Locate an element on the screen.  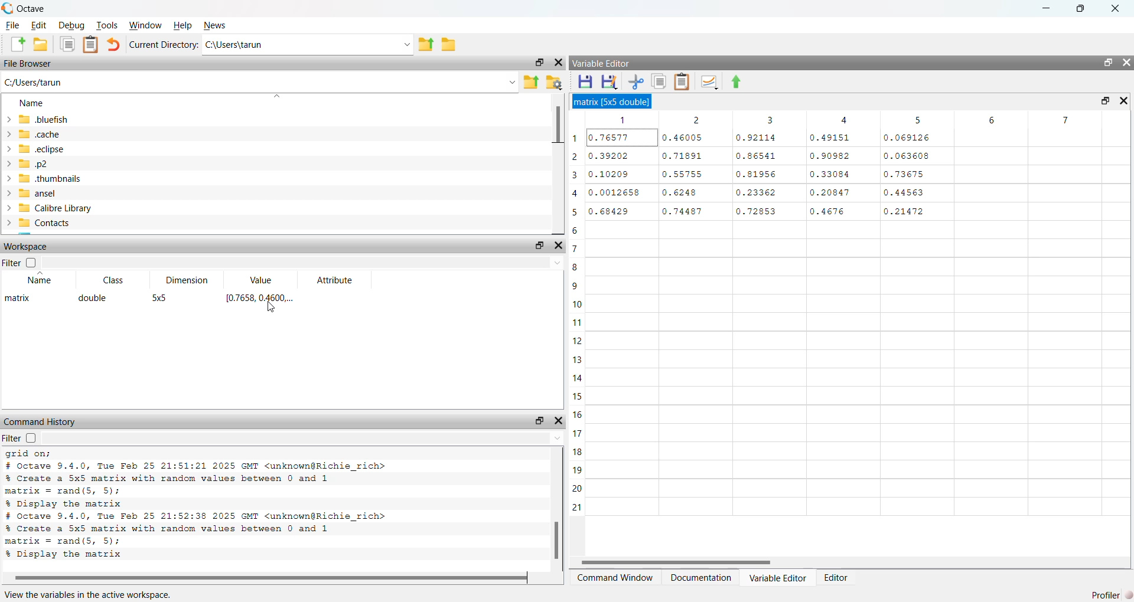
add is located at coordinates (15, 45).